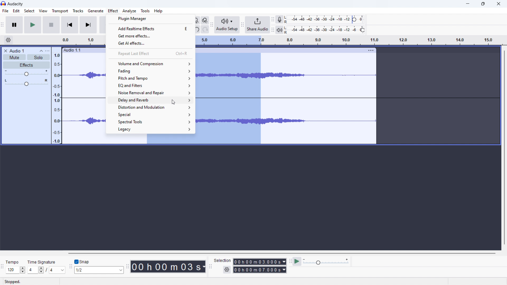 The image size is (507, 285). Describe the element at coordinates (280, 20) in the screenshot. I see `recording meter` at that location.